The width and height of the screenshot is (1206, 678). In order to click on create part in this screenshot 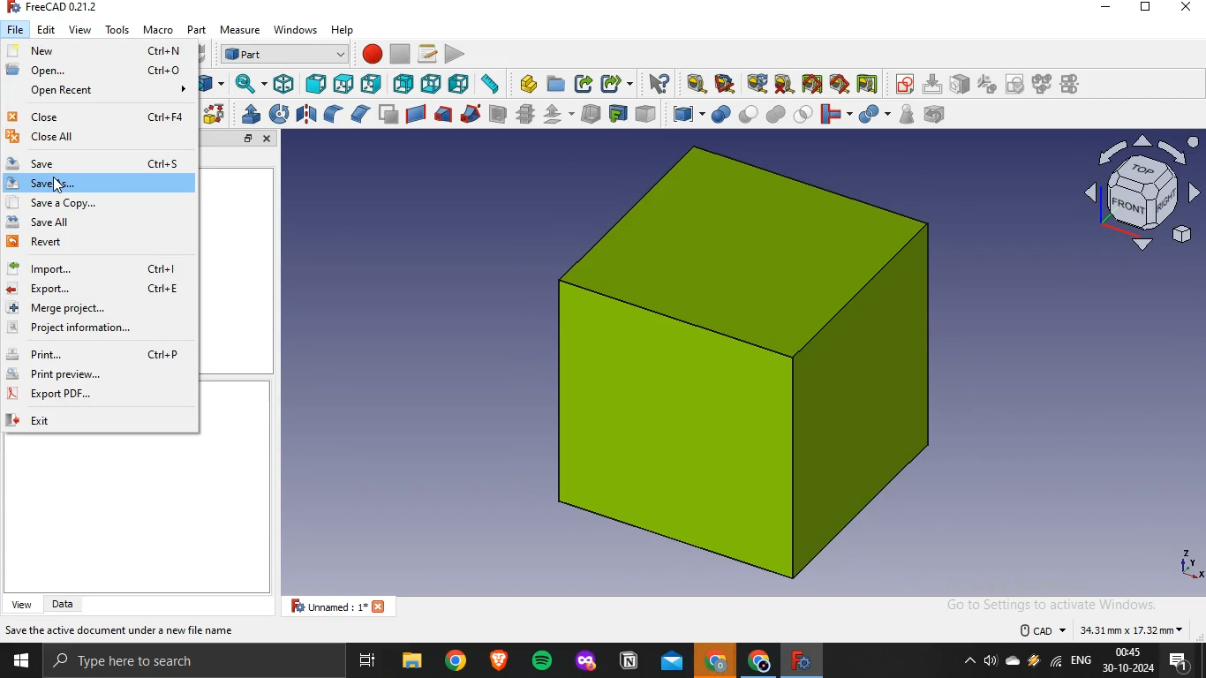, I will do `click(526, 83)`.